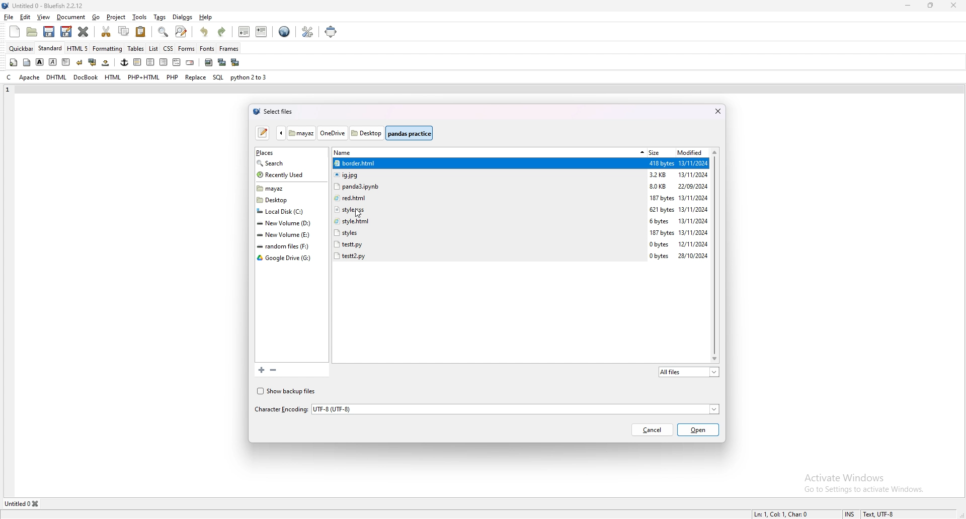 The image size is (966, 519). Describe the element at coordinates (136, 48) in the screenshot. I see `tables` at that location.